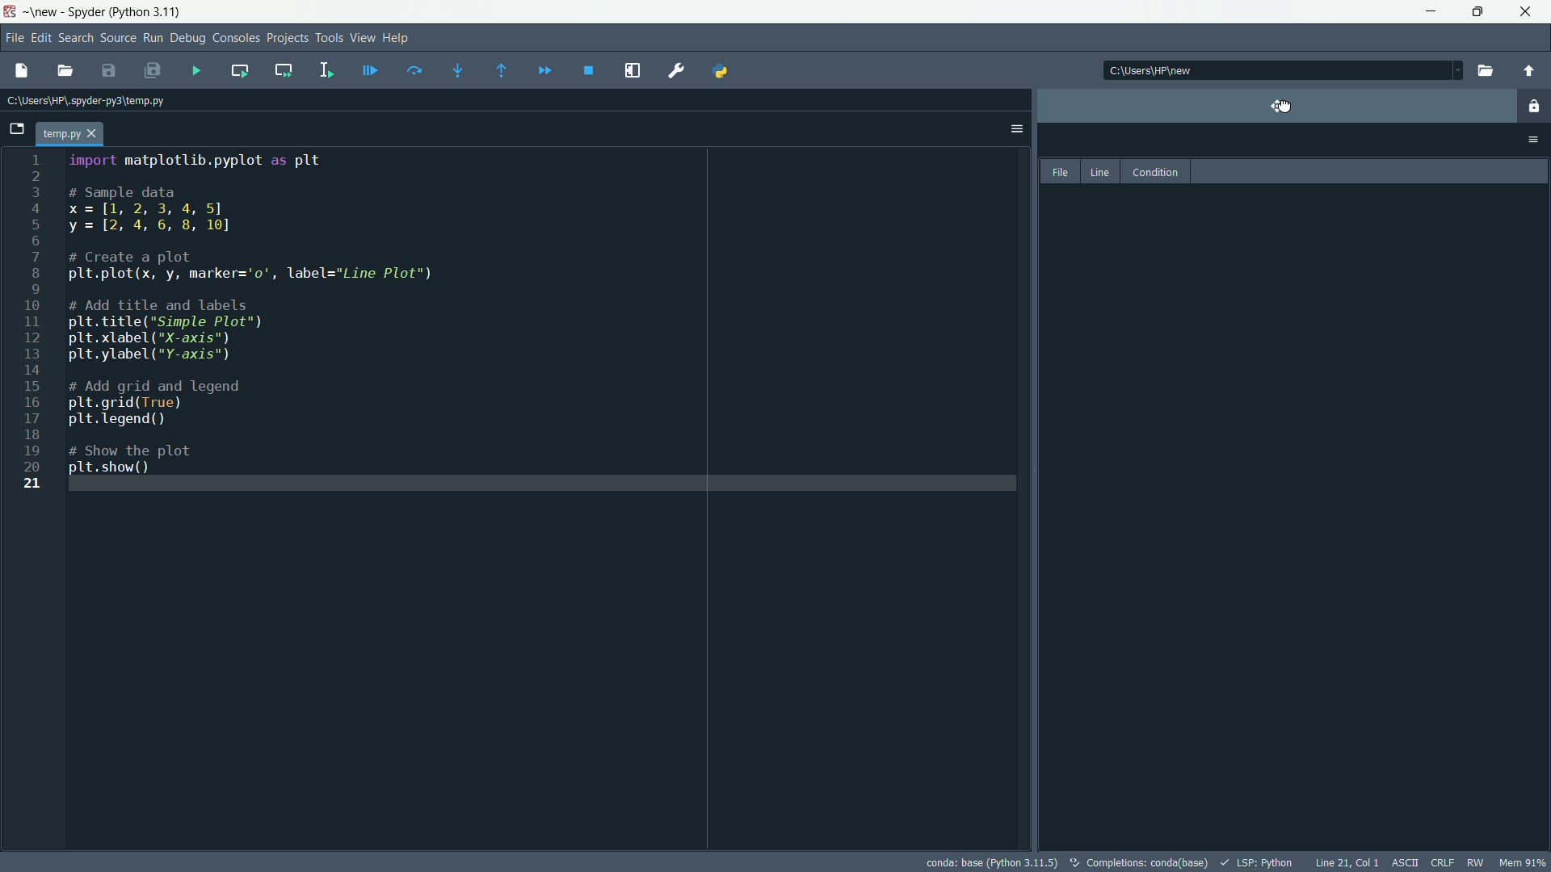 Image resolution: width=1551 pixels, height=872 pixels. Describe the element at coordinates (1478, 862) in the screenshot. I see `RW` at that location.